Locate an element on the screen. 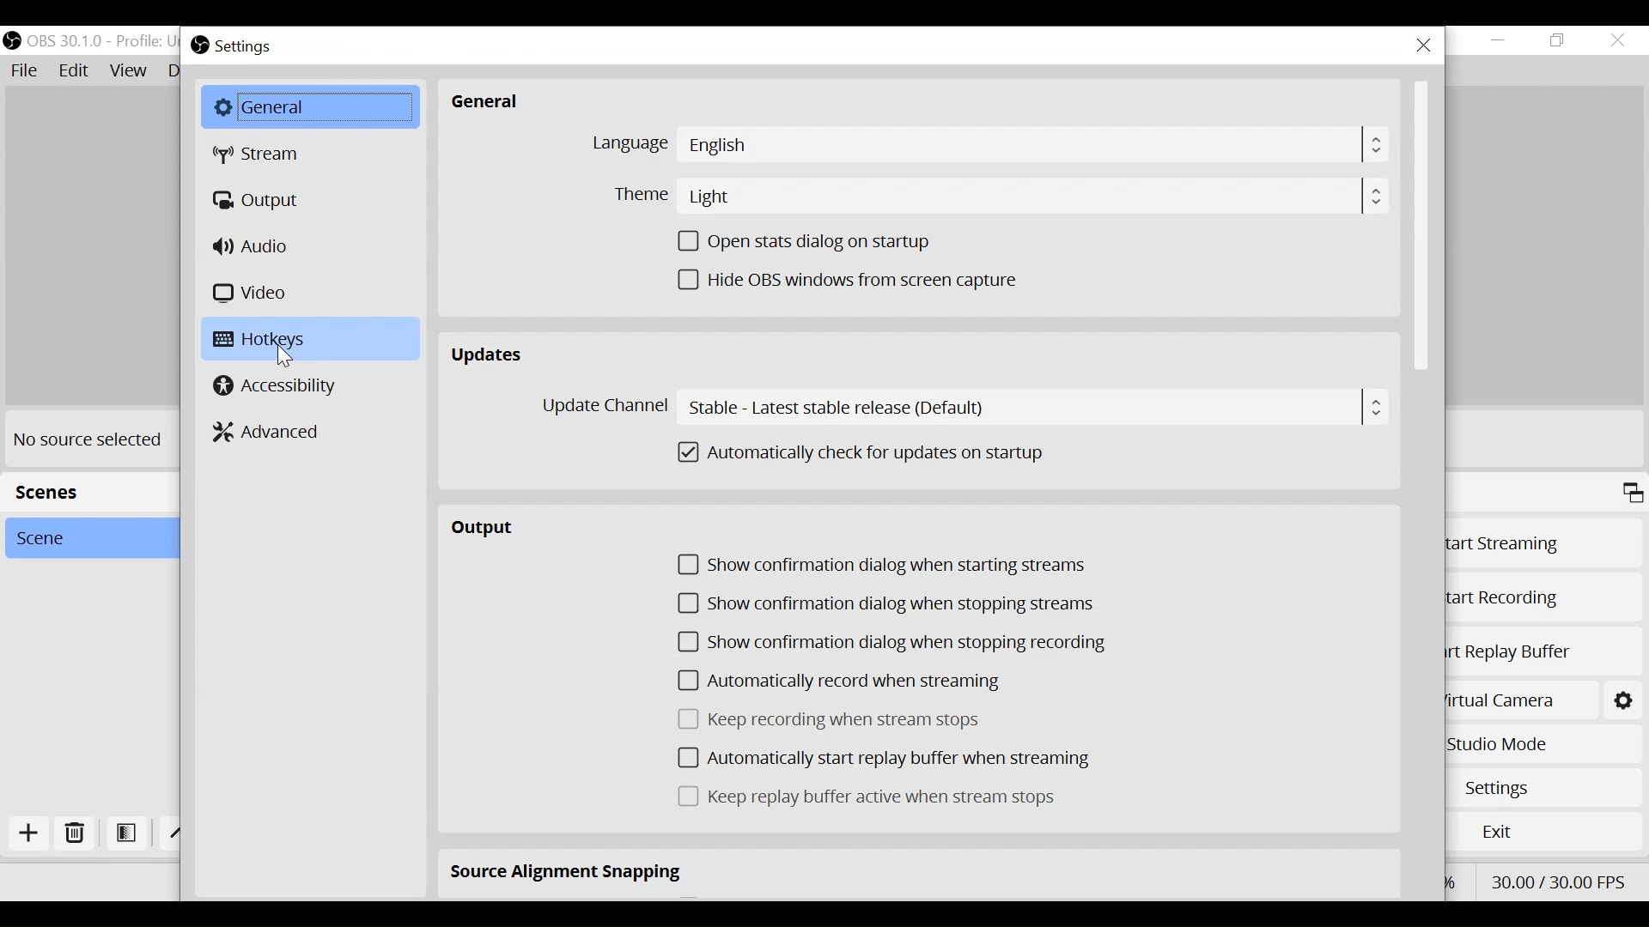 Image resolution: width=1649 pixels, height=927 pixels. (un)check confirmation dialog when stopping recording is located at coordinates (896, 645).